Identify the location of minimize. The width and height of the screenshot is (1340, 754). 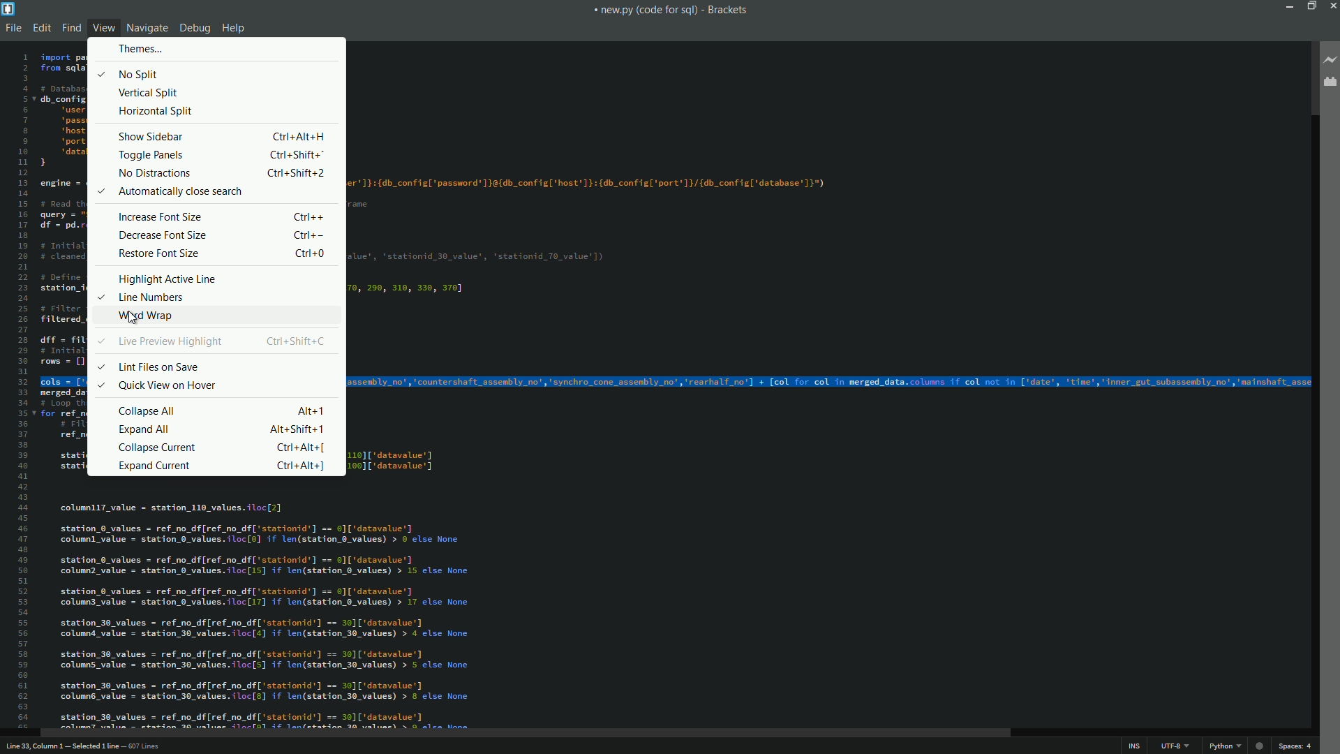
(1287, 6).